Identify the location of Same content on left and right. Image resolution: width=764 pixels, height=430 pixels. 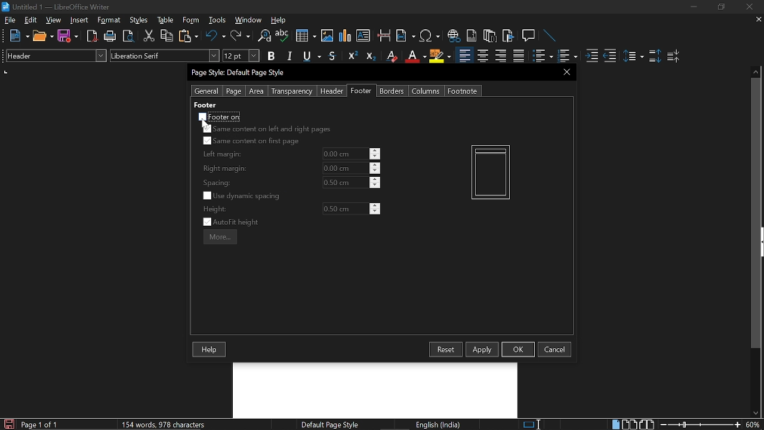
(266, 130).